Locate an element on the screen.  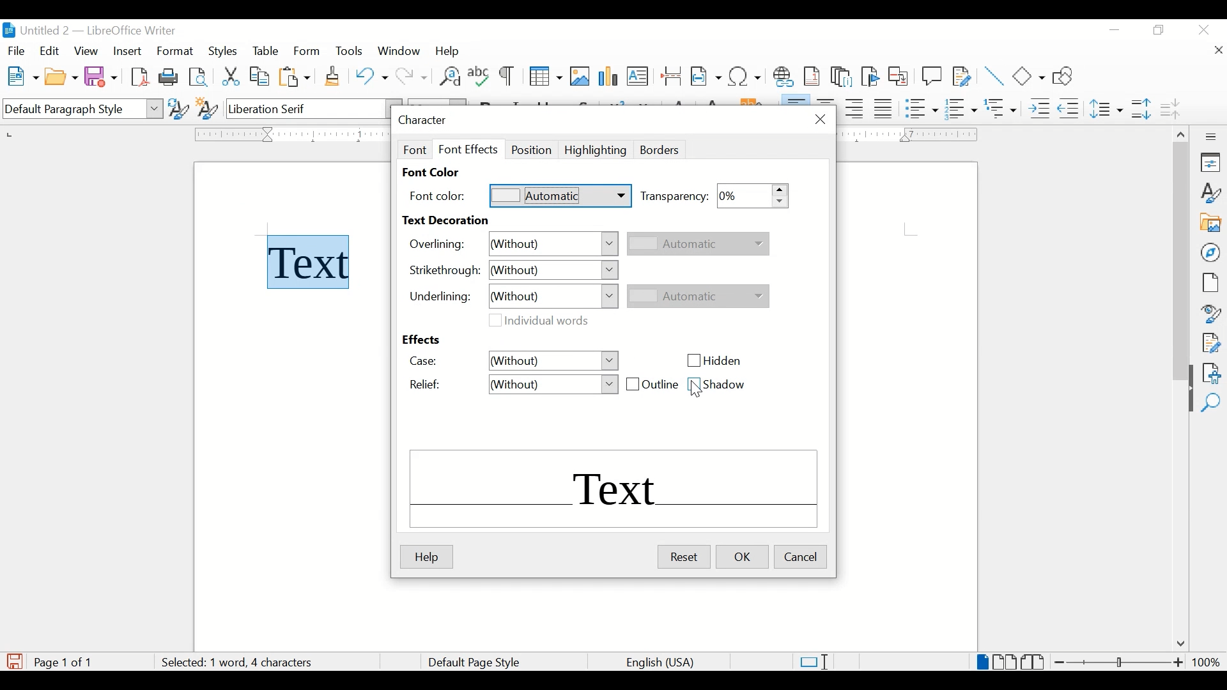
close is located at coordinates (821, 119).